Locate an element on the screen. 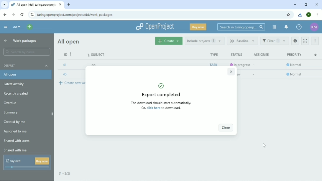  Baseline is located at coordinates (242, 41).